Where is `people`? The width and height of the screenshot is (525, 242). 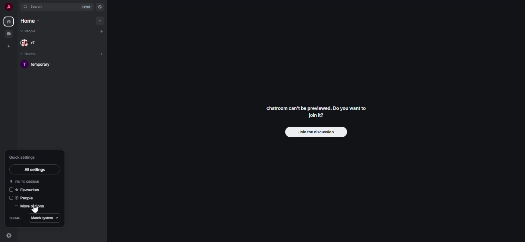 people is located at coordinates (32, 43).